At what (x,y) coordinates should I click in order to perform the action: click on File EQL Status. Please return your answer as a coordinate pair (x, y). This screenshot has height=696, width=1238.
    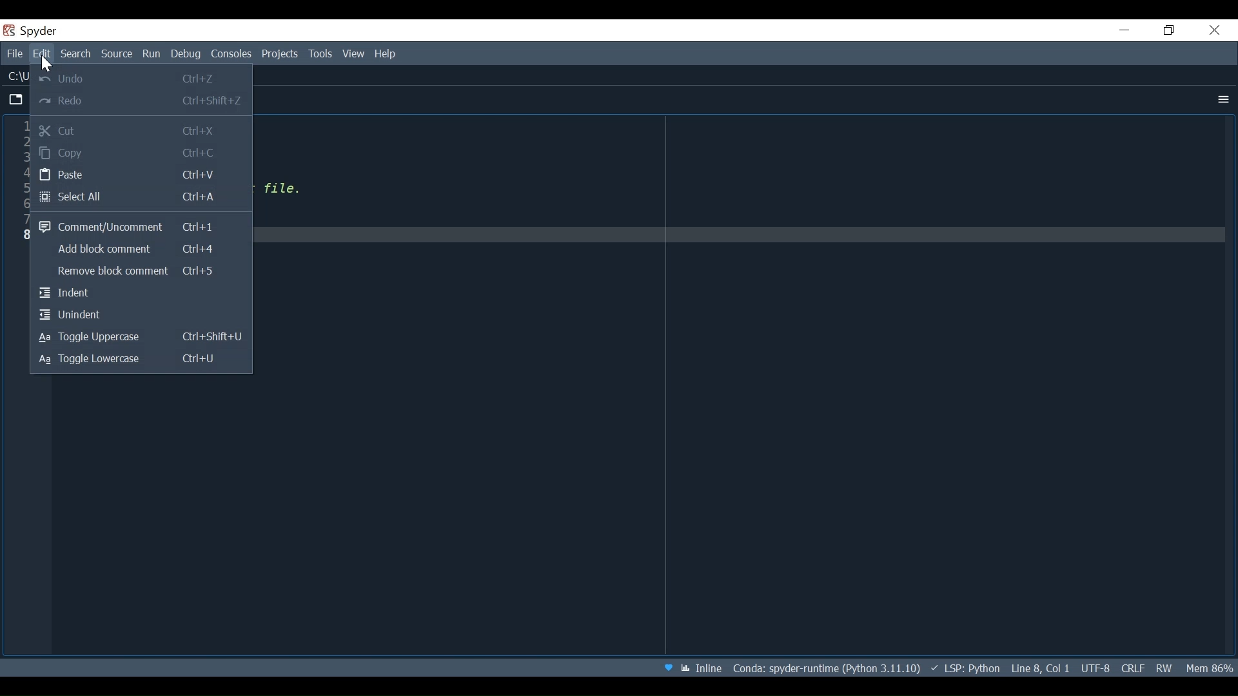
    Looking at the image, I should click on (1132, 668).